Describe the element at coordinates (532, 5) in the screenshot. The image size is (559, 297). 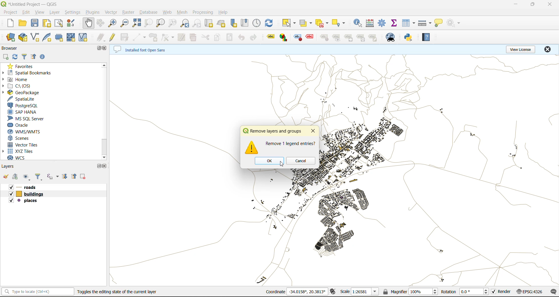
I see `maximize` at that location.